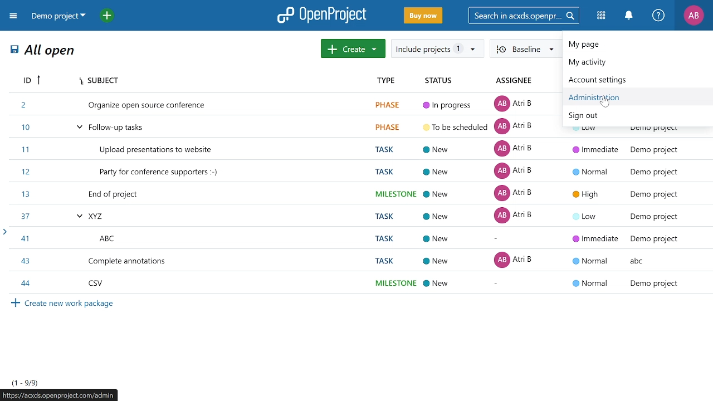 The height and width of the screenshot is (401, 713). Describe the element at coordinates (694, 16) in the screenshot. I see `current account "AB"` at that location.